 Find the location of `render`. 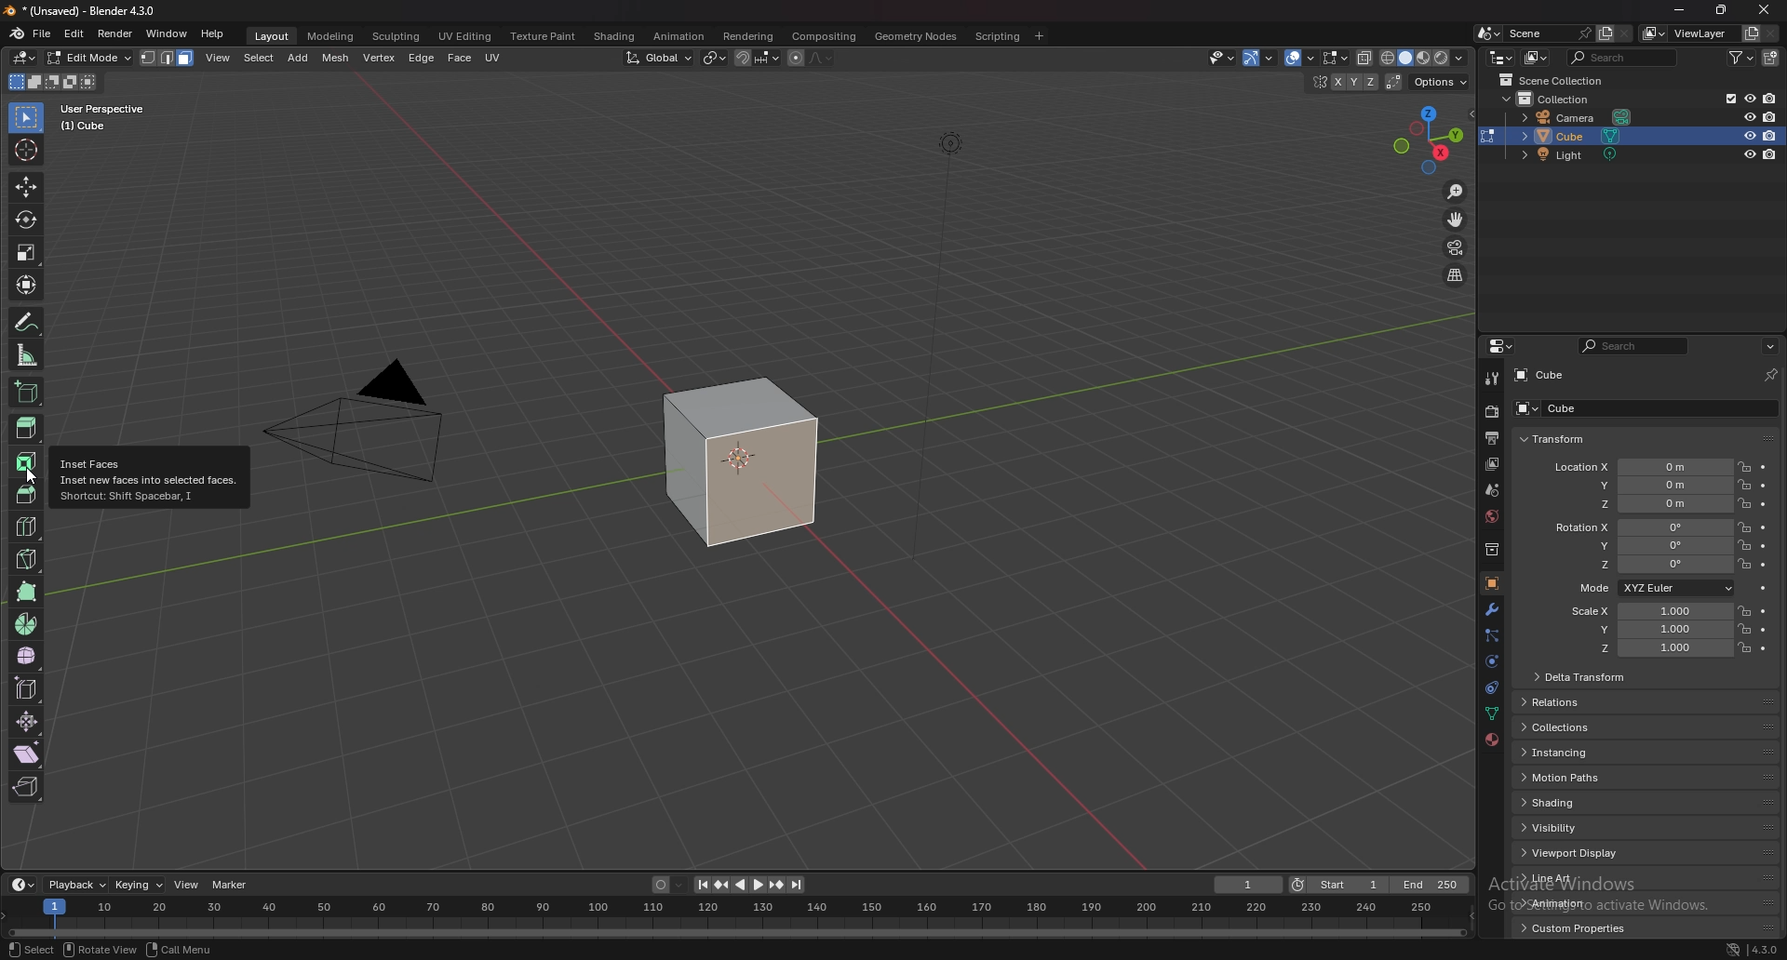

render is located at coordinates (1491, 412).